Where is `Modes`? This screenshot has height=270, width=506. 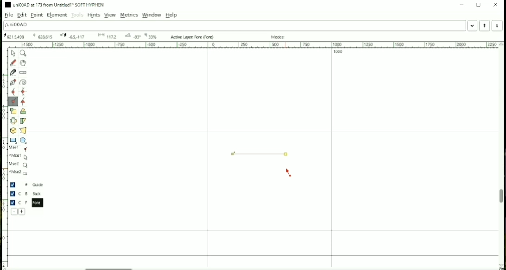 Modes is located at coordinates (279, 37).